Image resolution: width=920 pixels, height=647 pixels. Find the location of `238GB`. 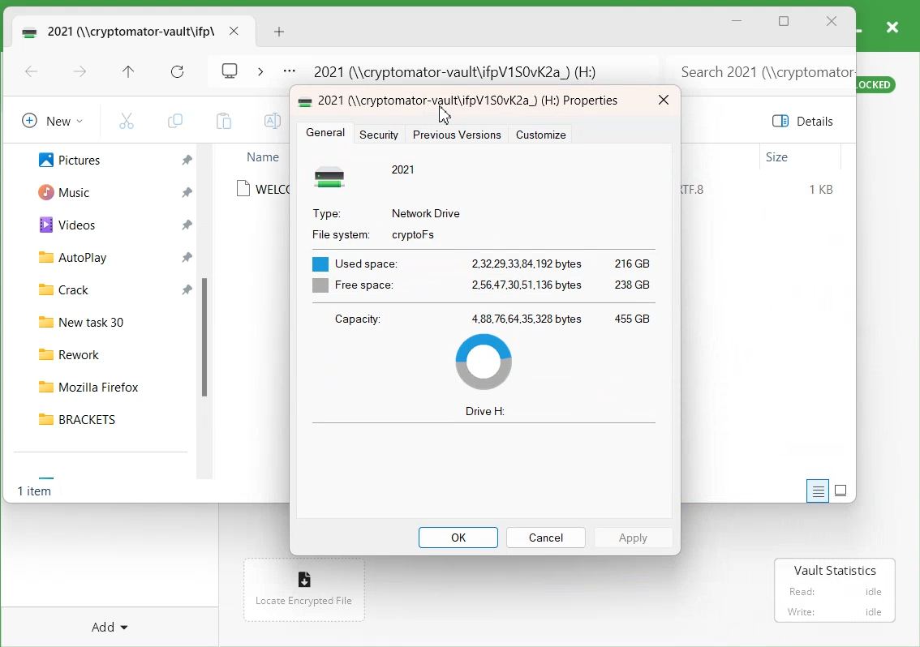

238GB is located at coordinates (634, 286).